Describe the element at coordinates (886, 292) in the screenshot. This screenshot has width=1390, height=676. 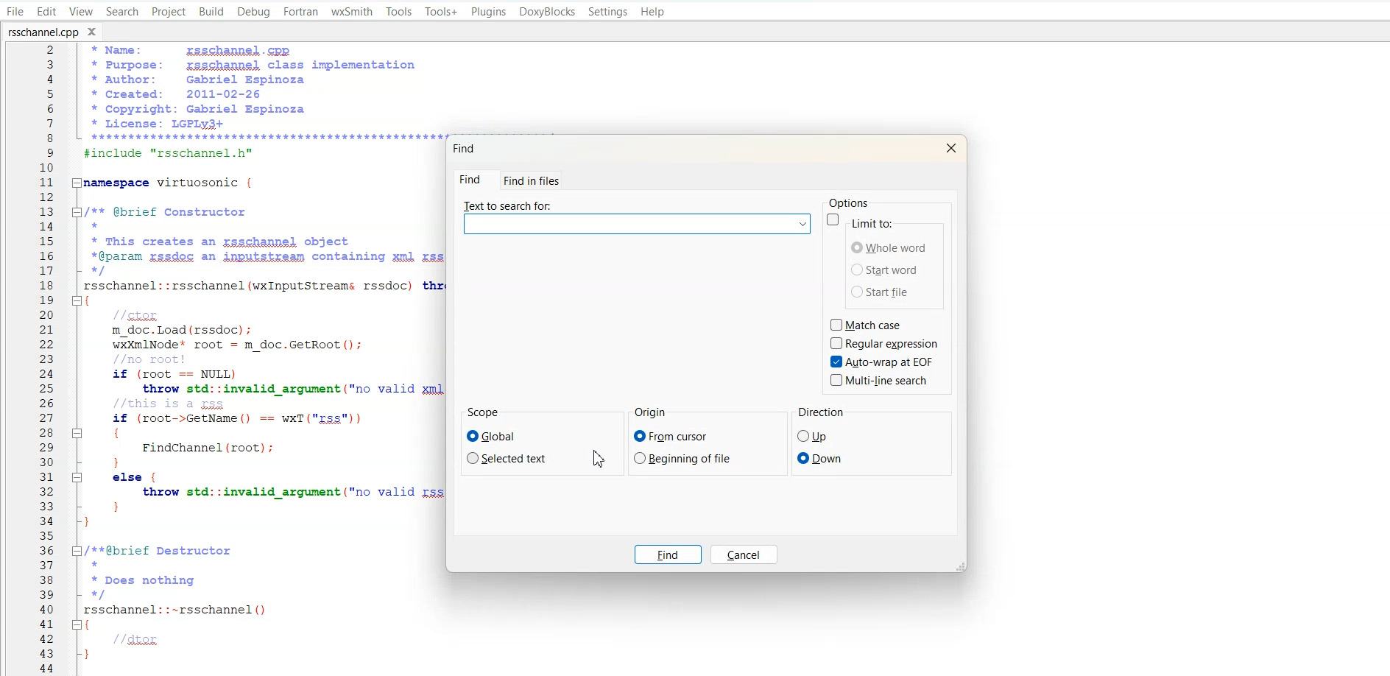
I see `Start file` at that location.